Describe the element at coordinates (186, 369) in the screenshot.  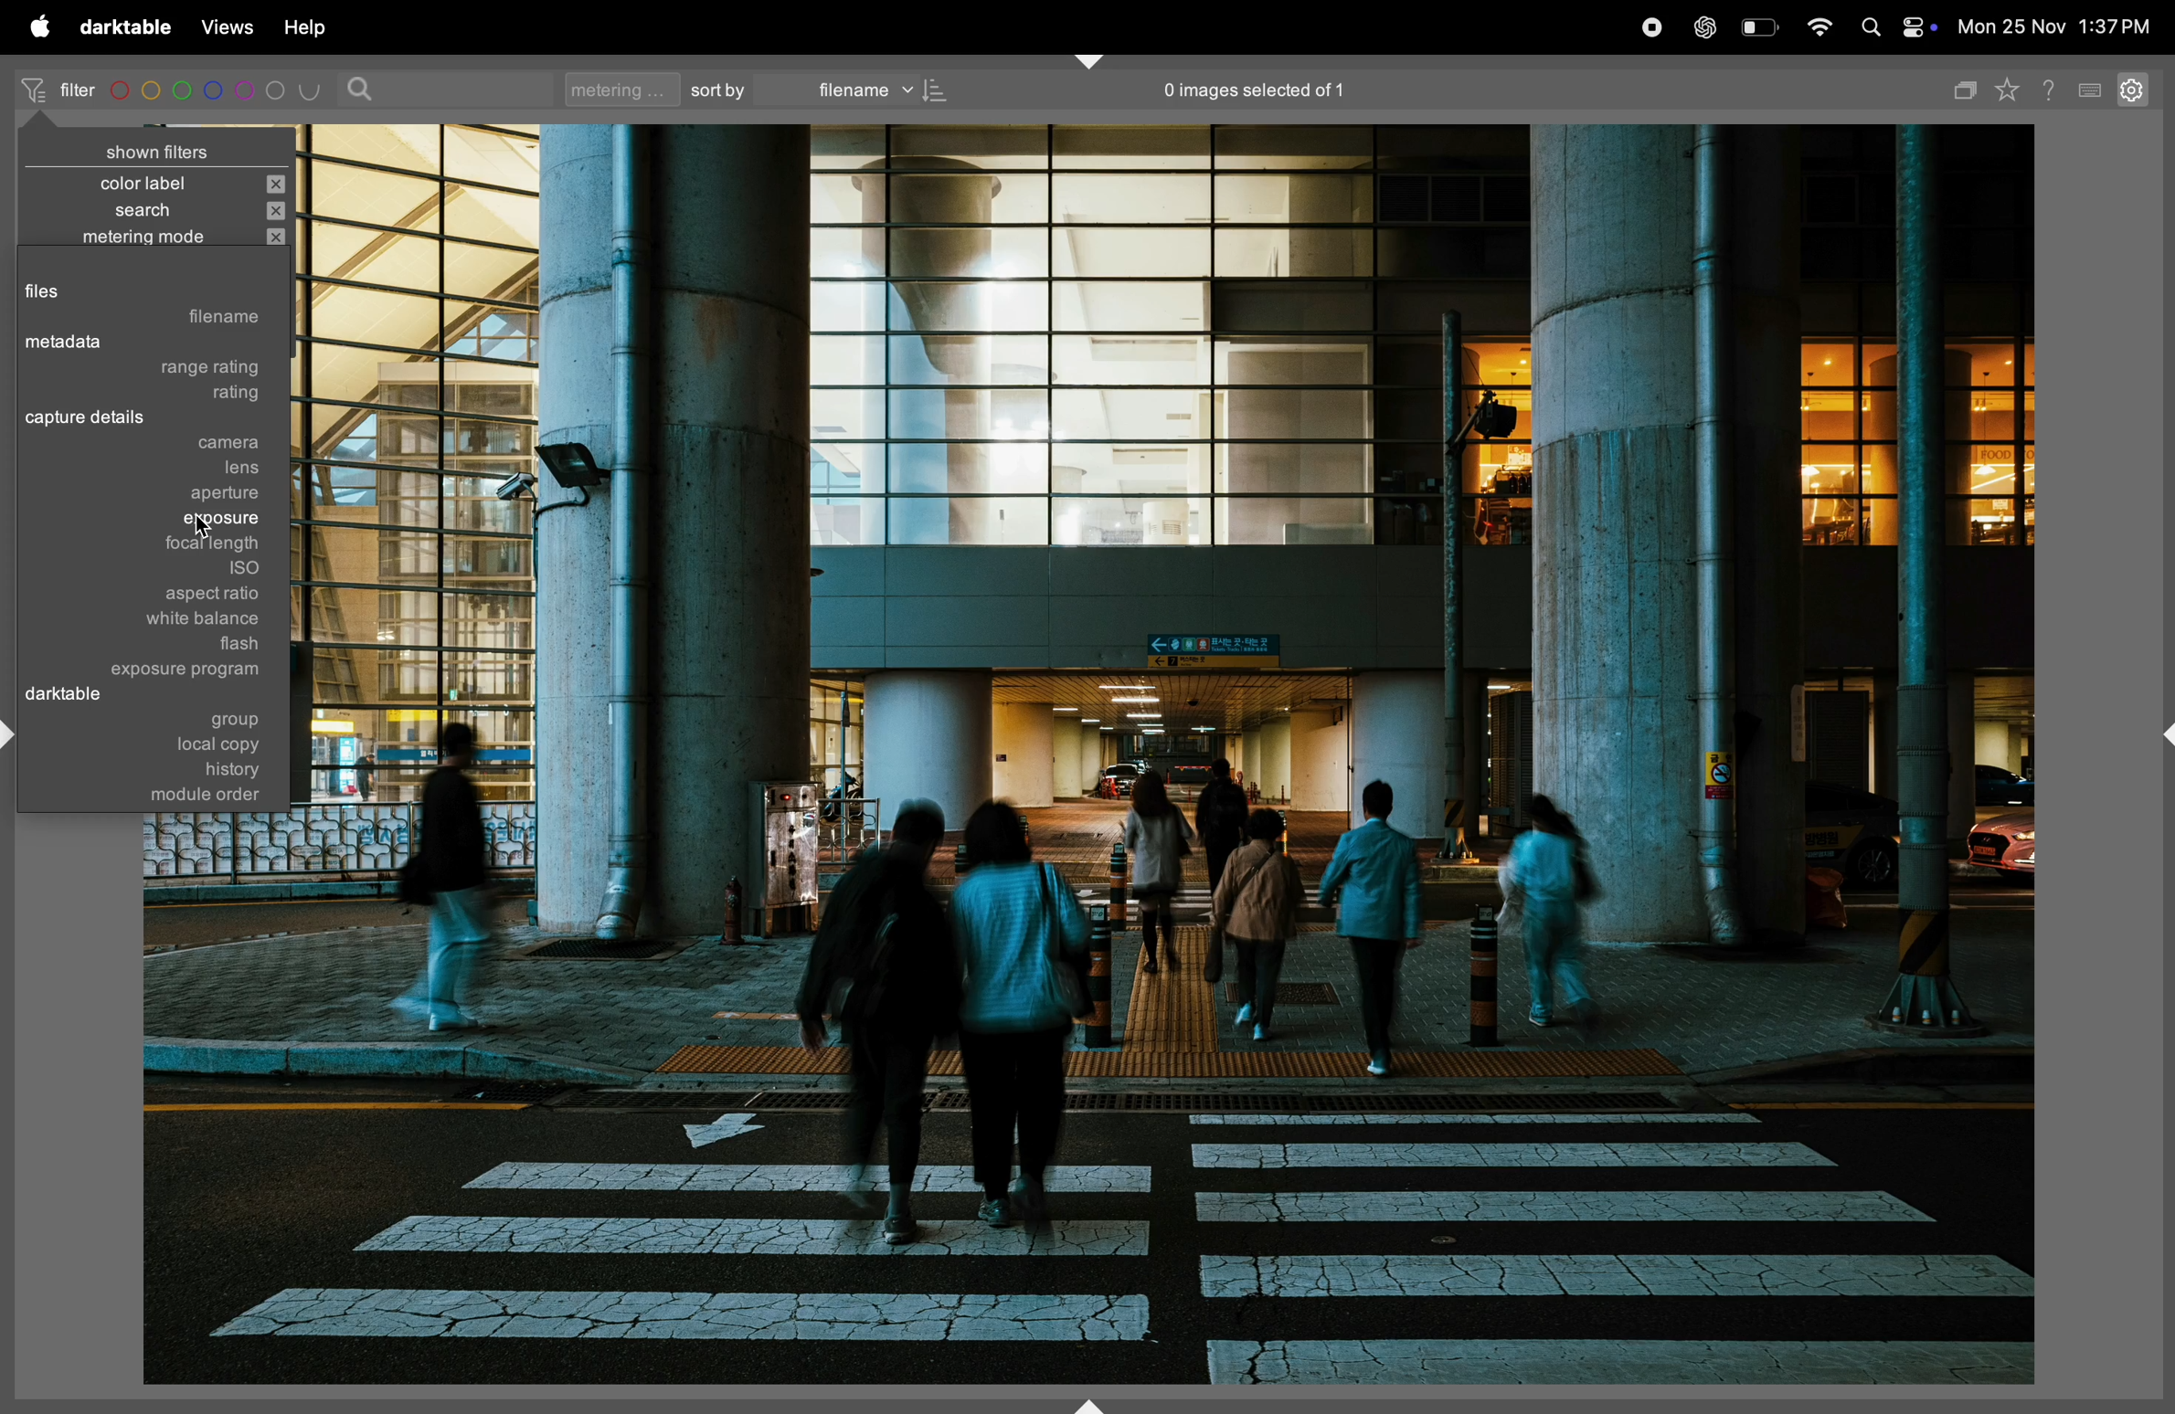
I see `range rating` at that location.